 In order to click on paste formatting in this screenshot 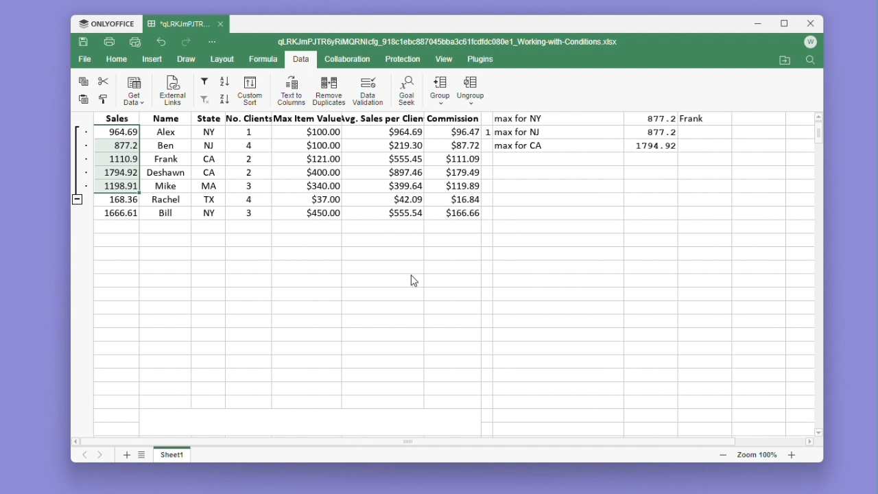, I will do `click(104, 99)`.